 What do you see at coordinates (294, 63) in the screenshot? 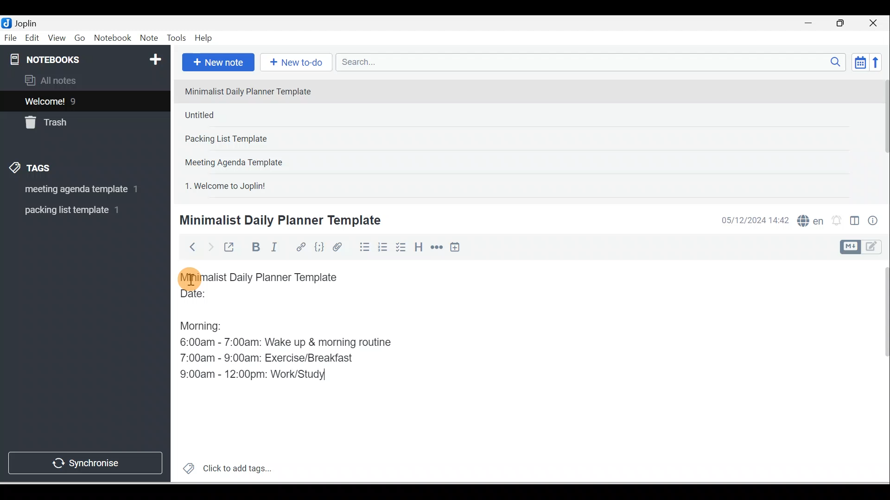
I see `New to-do` at bounding box center [294, 63].